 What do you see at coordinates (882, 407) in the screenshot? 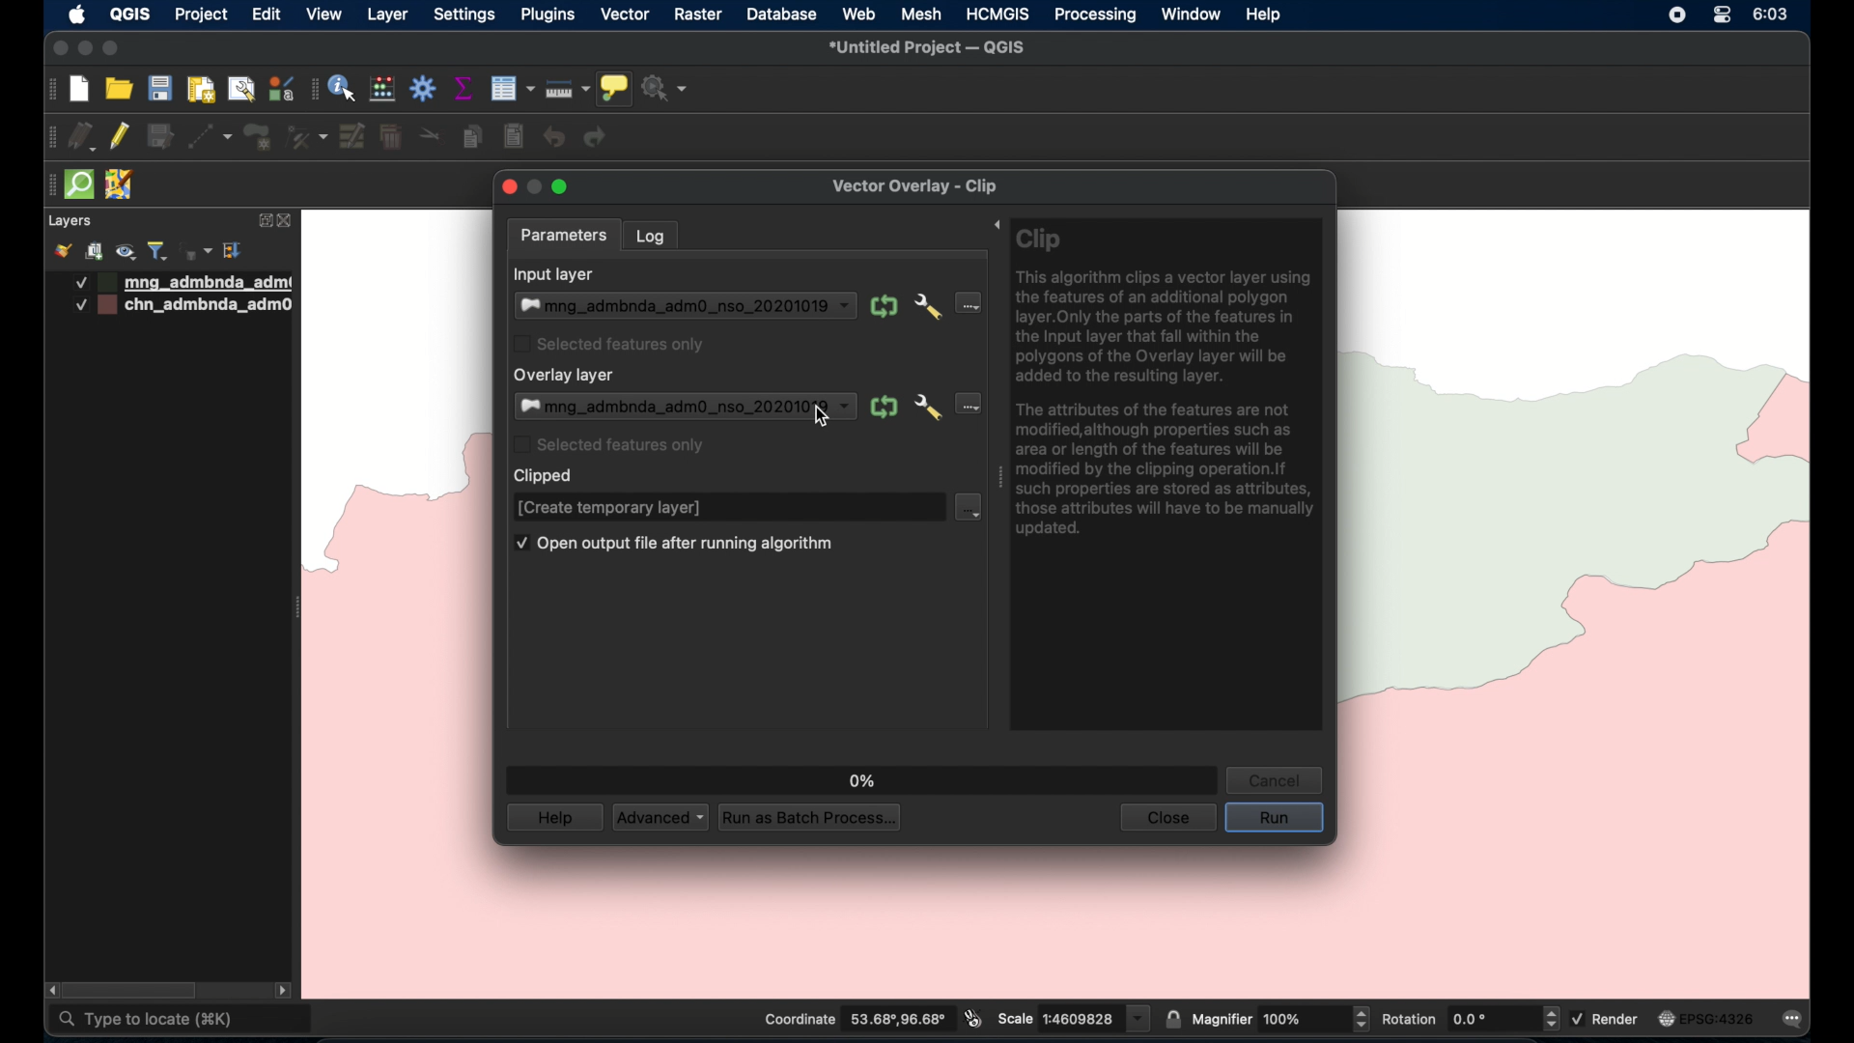
I see `iterate over this layer` at bounding box center [882, 407].